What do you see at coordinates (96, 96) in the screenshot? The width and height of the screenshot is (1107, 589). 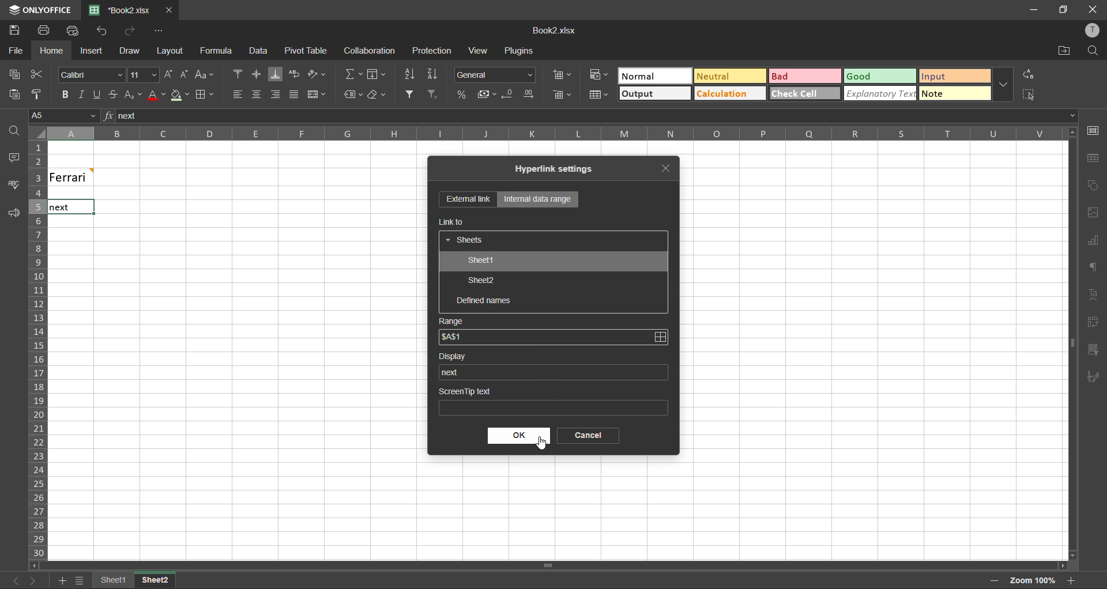 I see `underline` at bounding box center [96, 96].